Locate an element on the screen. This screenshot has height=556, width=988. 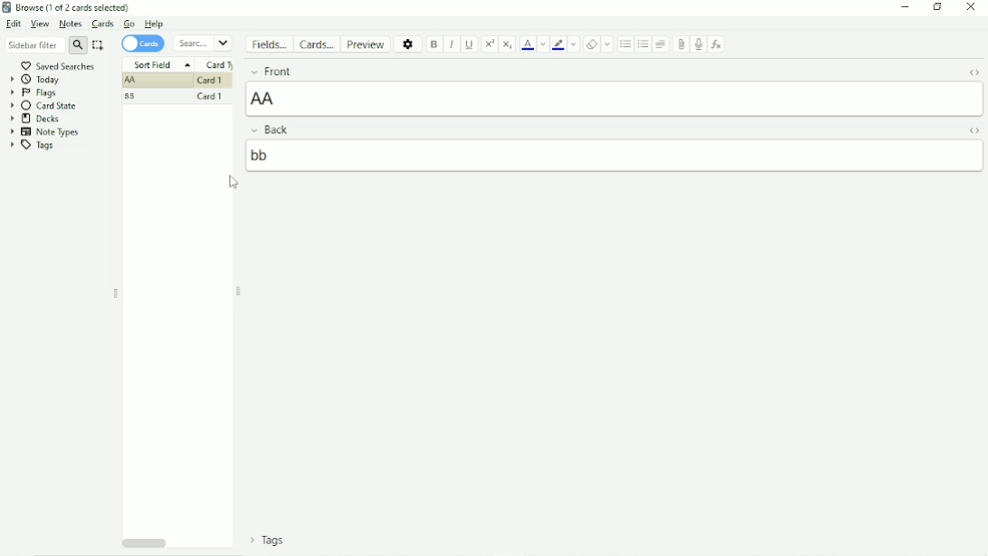
Ordered list is located at coordinates (644, 43).